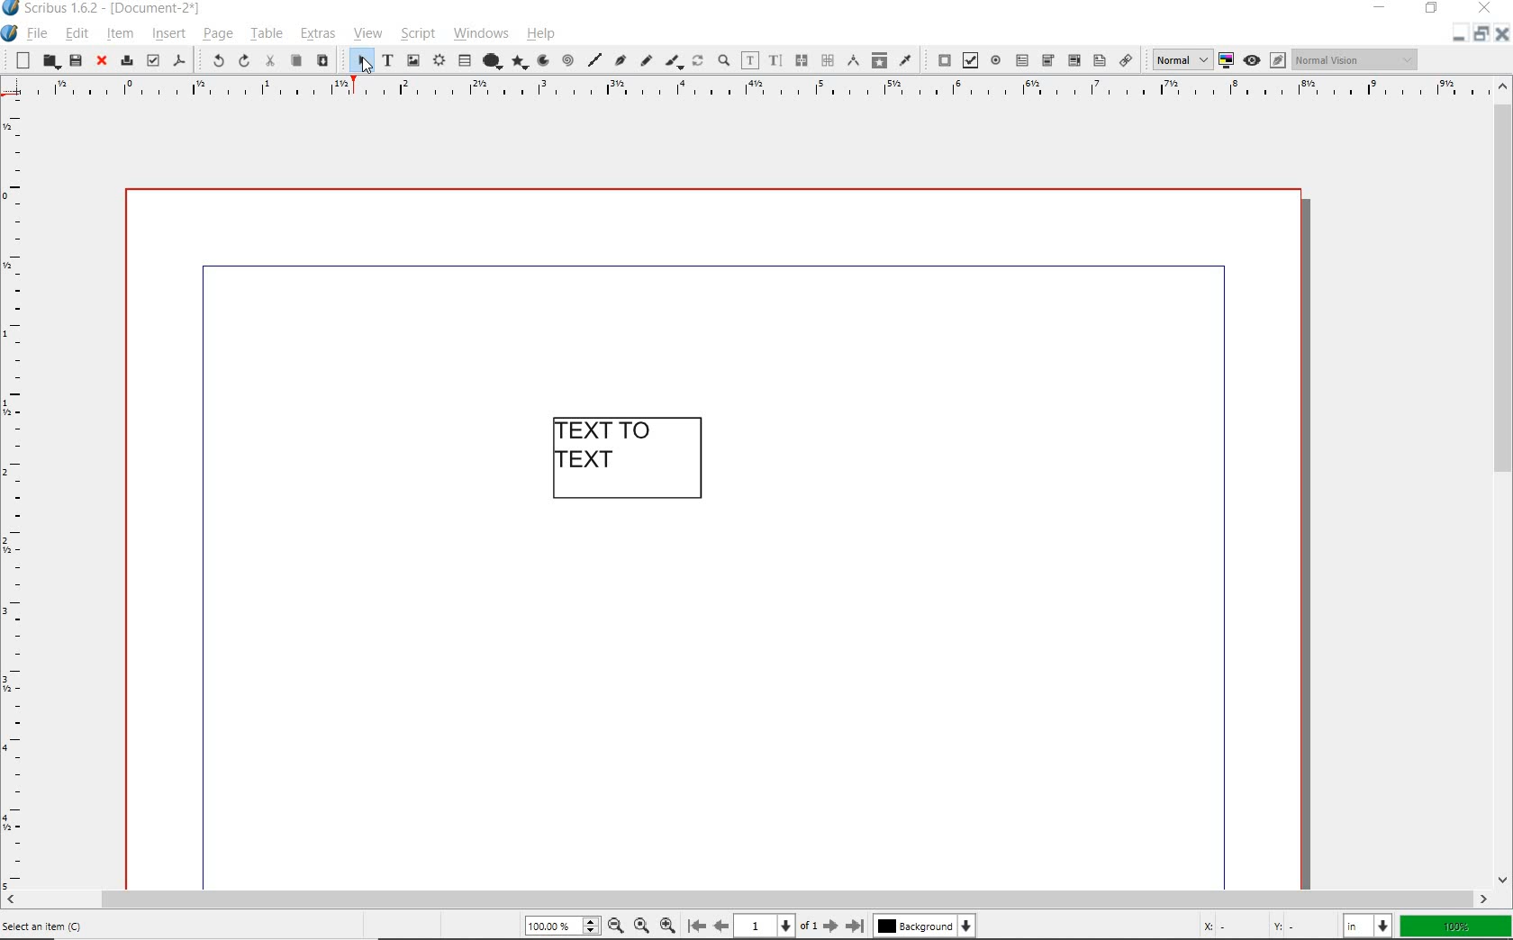  Describe the element at coordinates (39, 34) in the screenshot. I see `file` at that location.